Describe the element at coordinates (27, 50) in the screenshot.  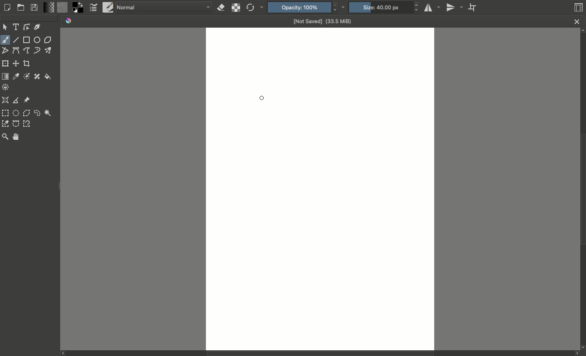
I see `Freehand path` at that location.